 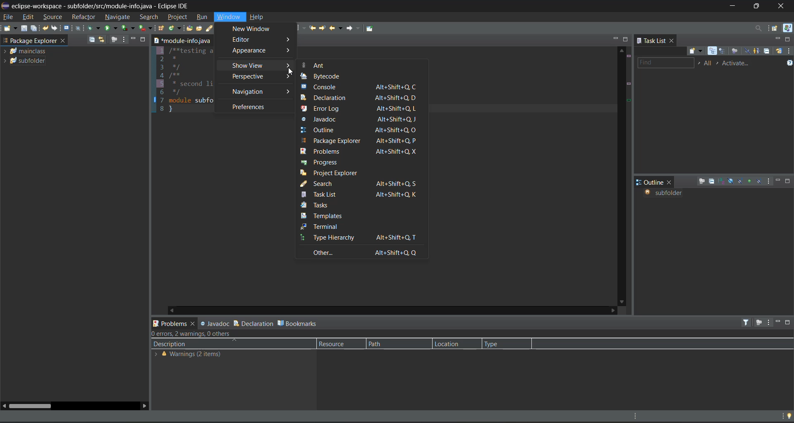 What do you see at coordinates (360, 184) in the screenshot?
I see `search` at bounding box center [360, 184].